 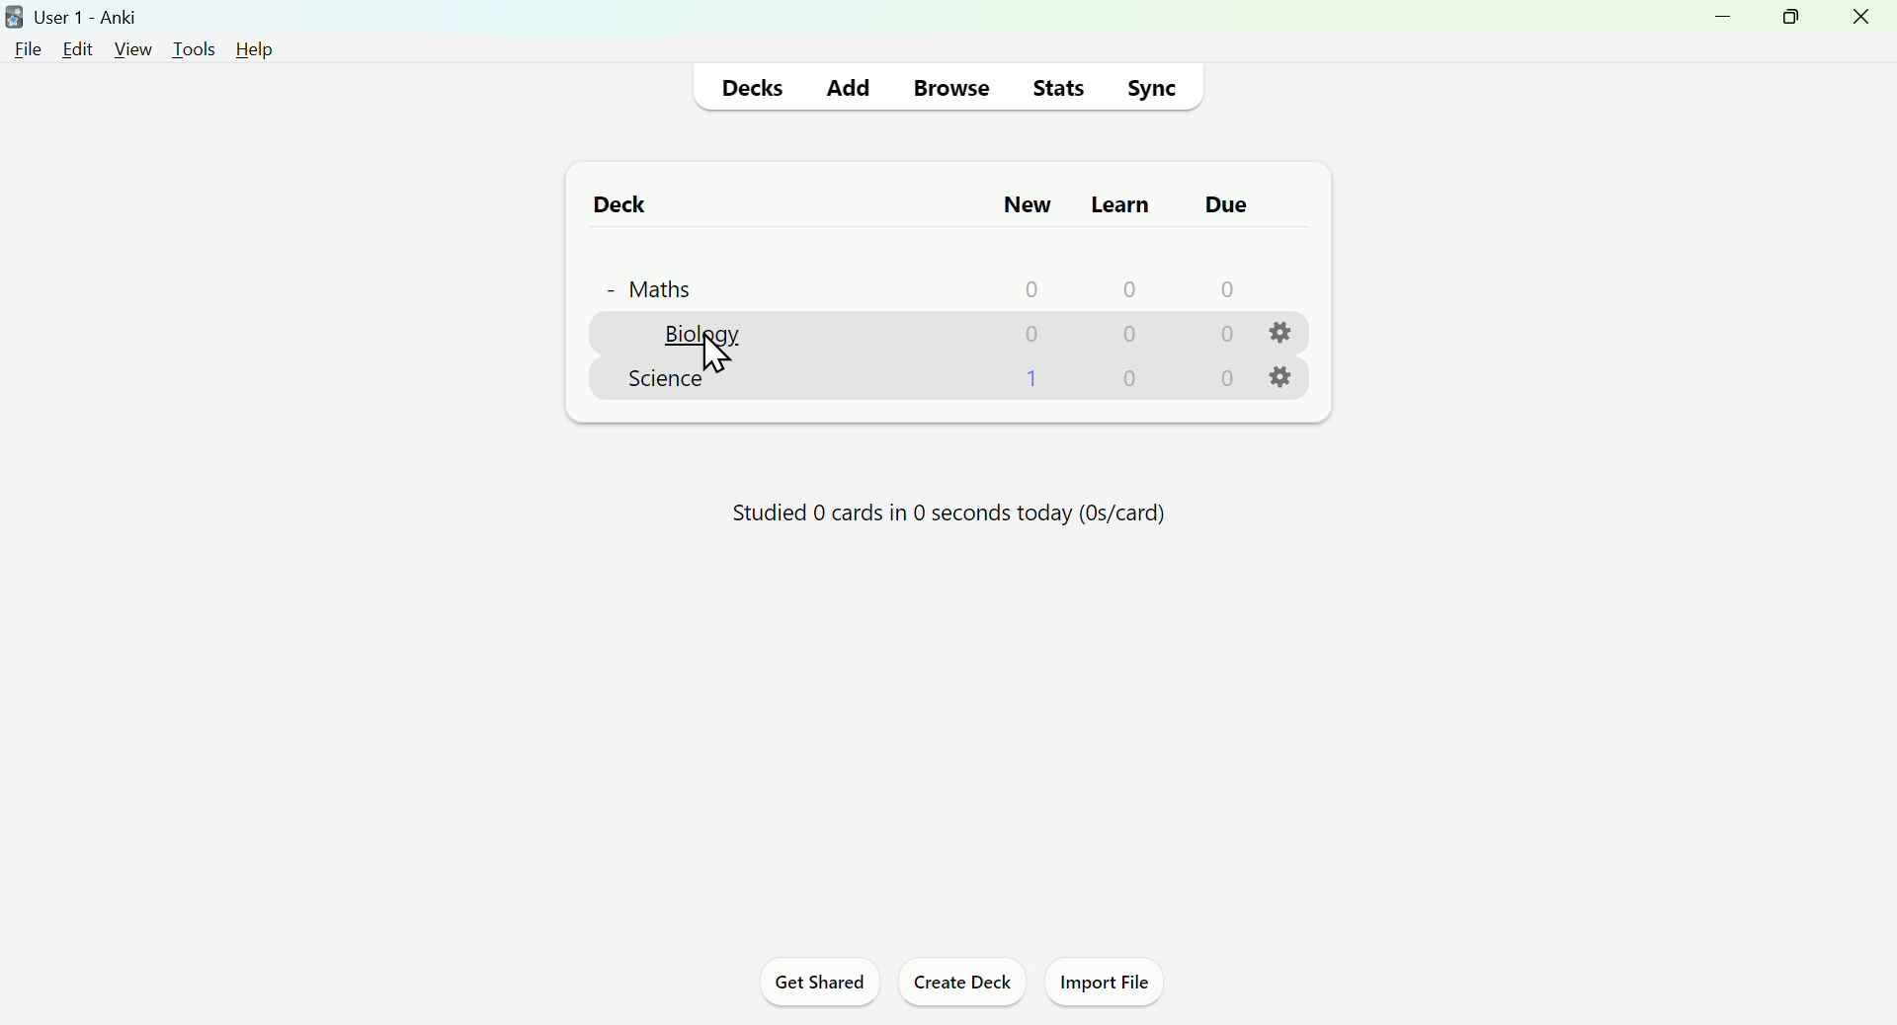 I want to click on edit, so click(x=78, y=48).